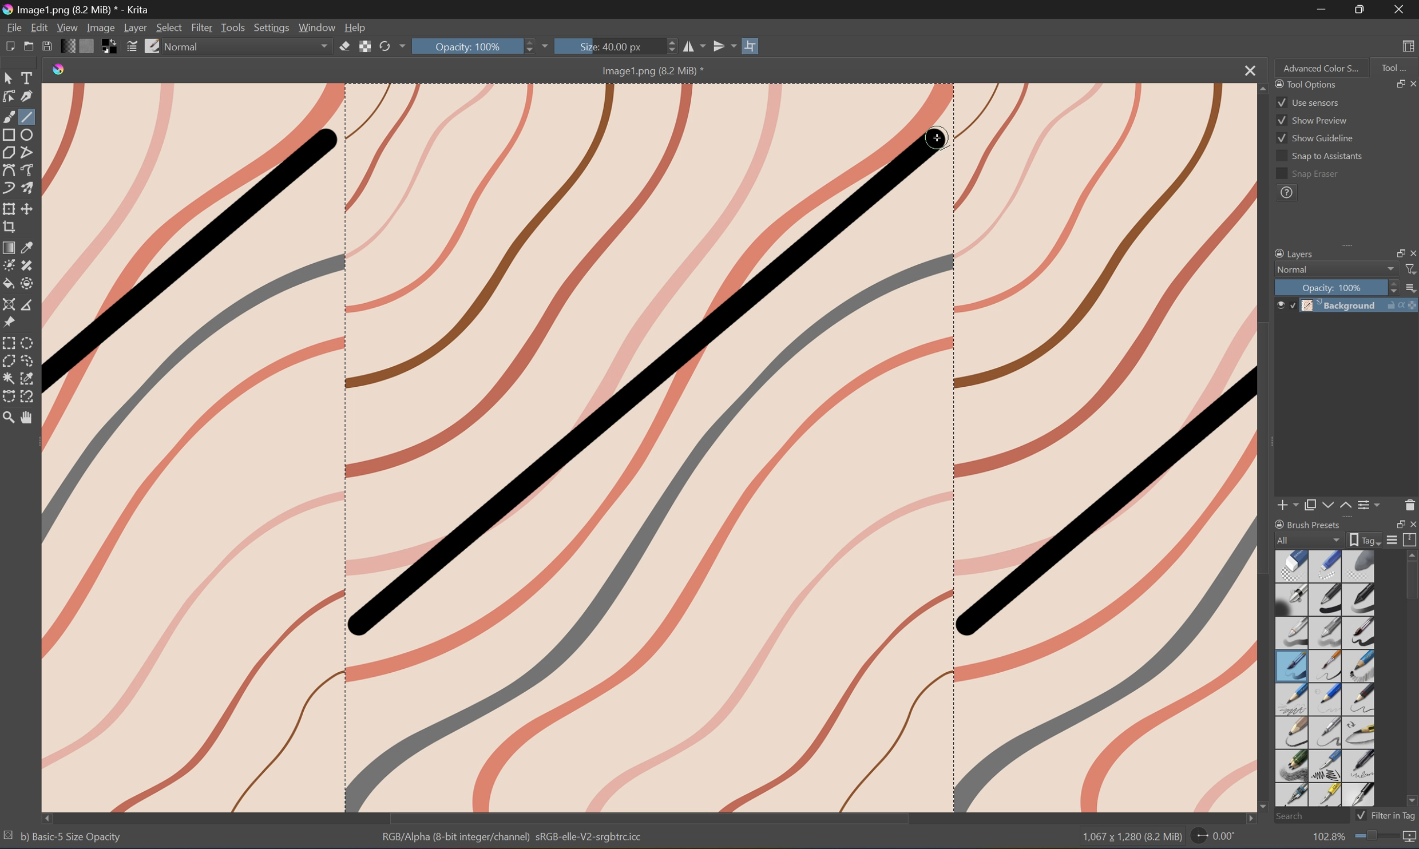 This screenshot has height=849, width=1419. Describe the element at coordinates (1307, 174) in the screenshot. I see `Snap erasor` at that location.